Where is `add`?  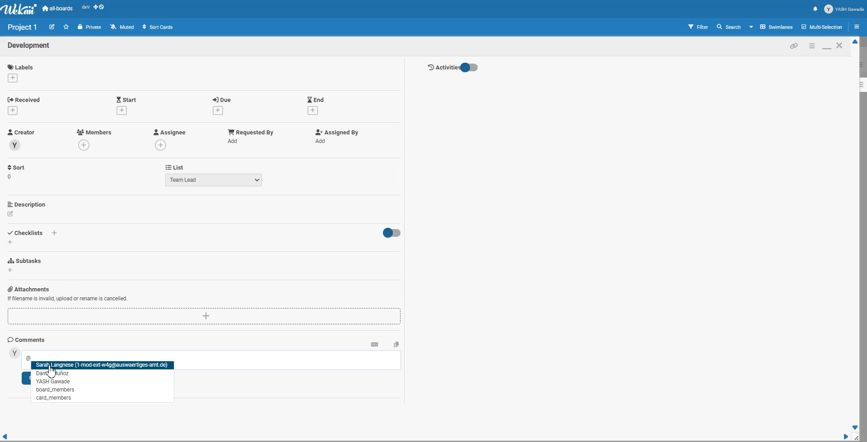 add is located at coordinates (235, 141).